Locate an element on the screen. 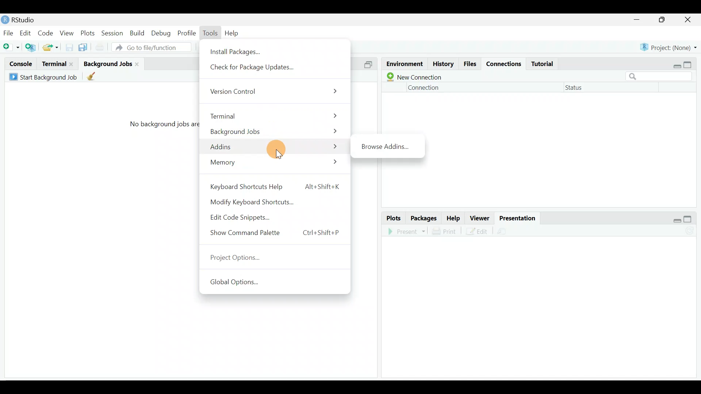 This screenshot has height=394, width=701. Split is located at coordinates (370, 65).